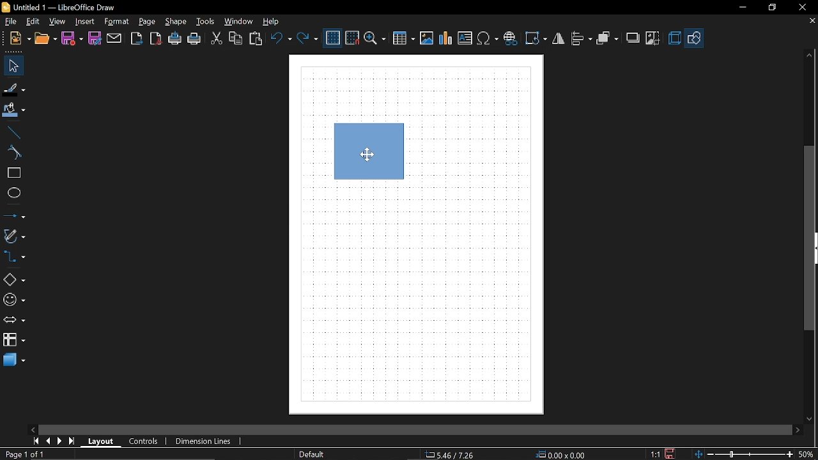 The height and width of the screenshot is (460, 818). I want to click on insert table, so click(403, 39).